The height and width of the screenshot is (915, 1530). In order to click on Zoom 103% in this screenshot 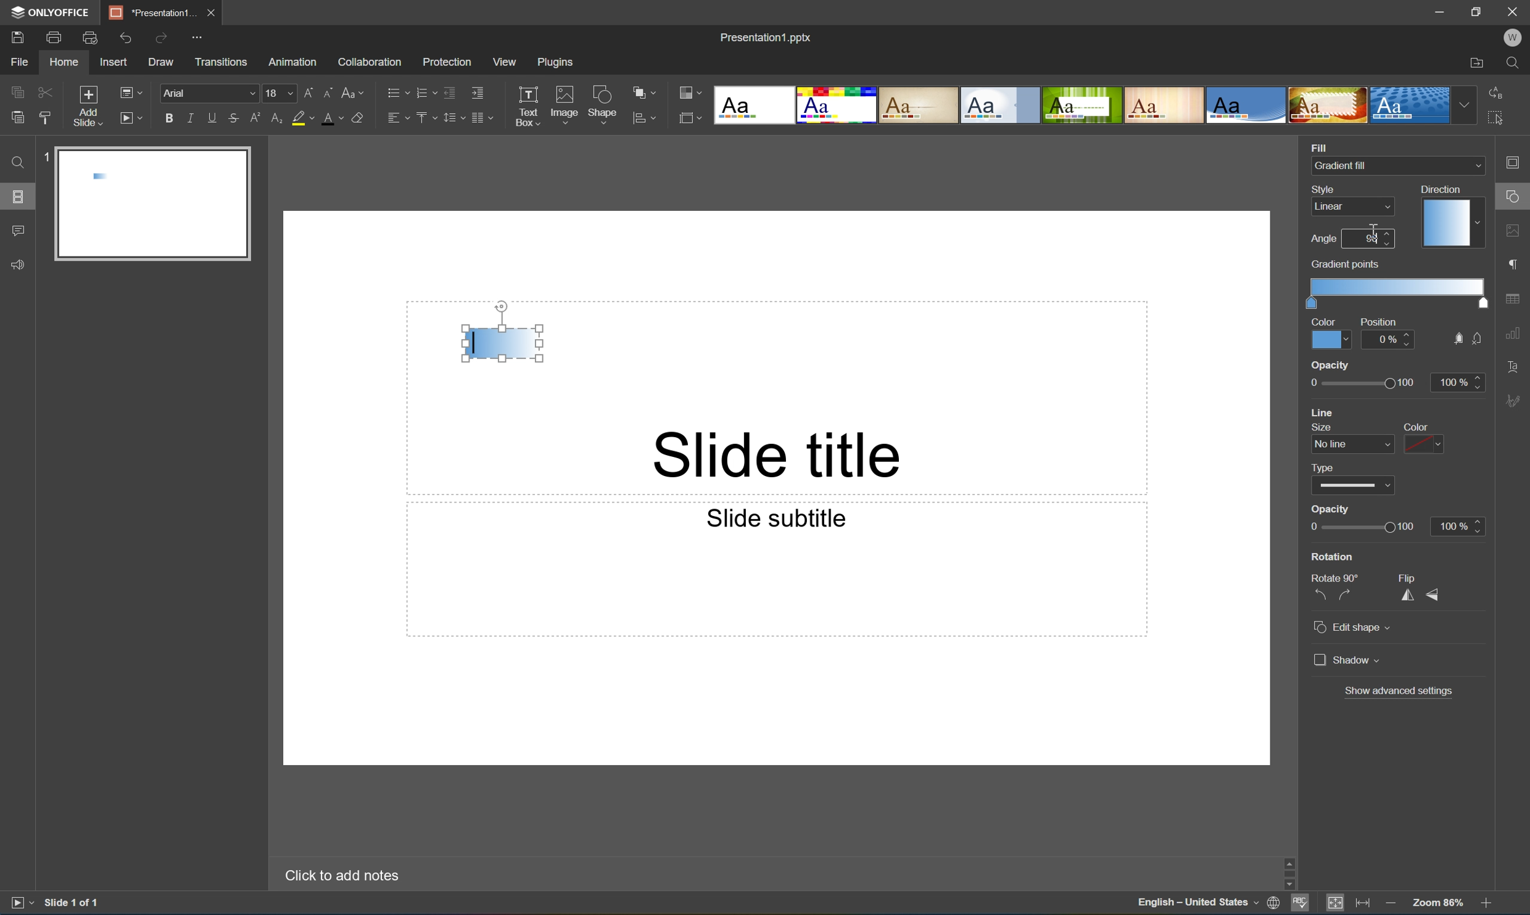, I will do `click(1439, 905)`.